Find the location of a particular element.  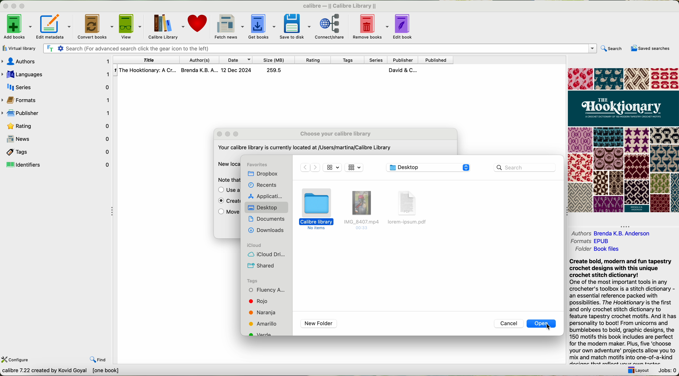

edit metadata is located at coordinates (54, 26).